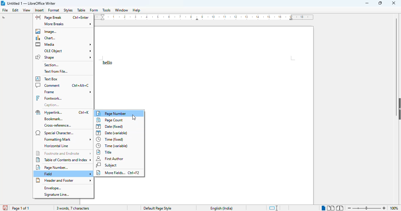 The height and width of the screenshot is (211, 401). I want to click on show, so click(398, 109).